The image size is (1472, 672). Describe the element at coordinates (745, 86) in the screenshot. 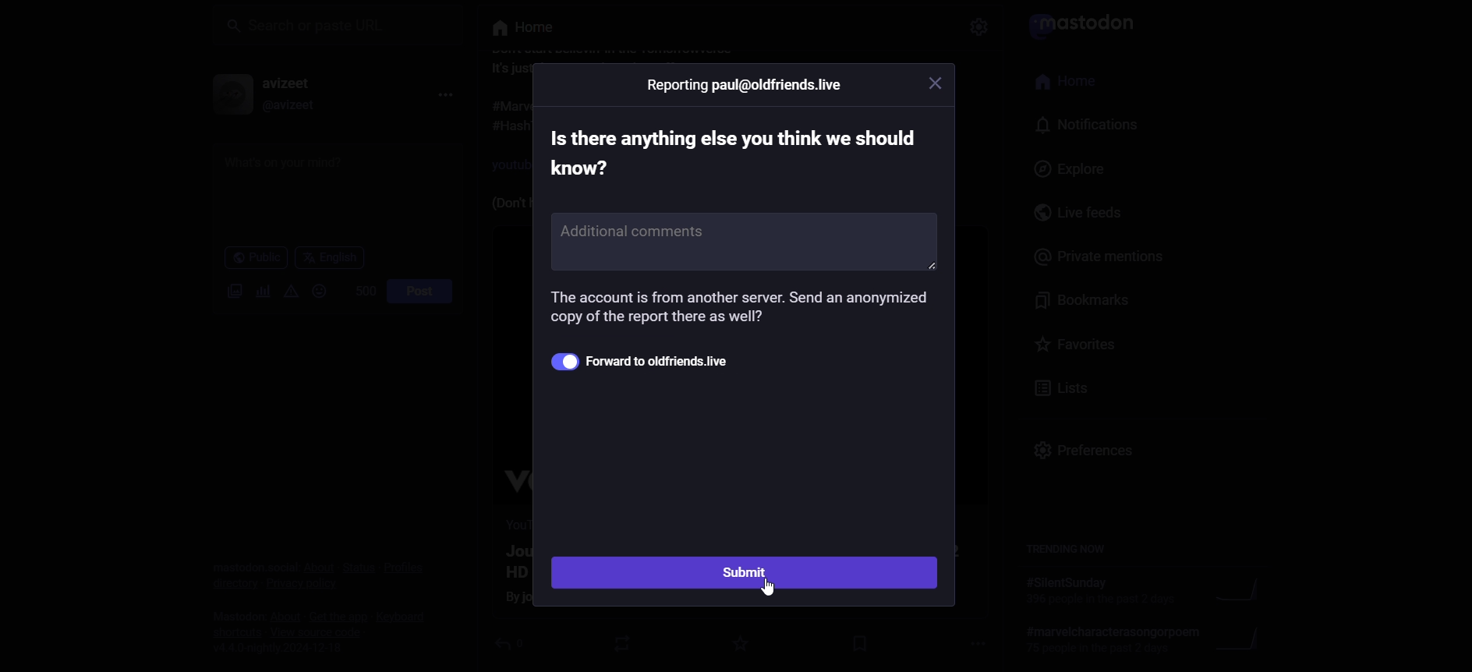

I see `` at that location.